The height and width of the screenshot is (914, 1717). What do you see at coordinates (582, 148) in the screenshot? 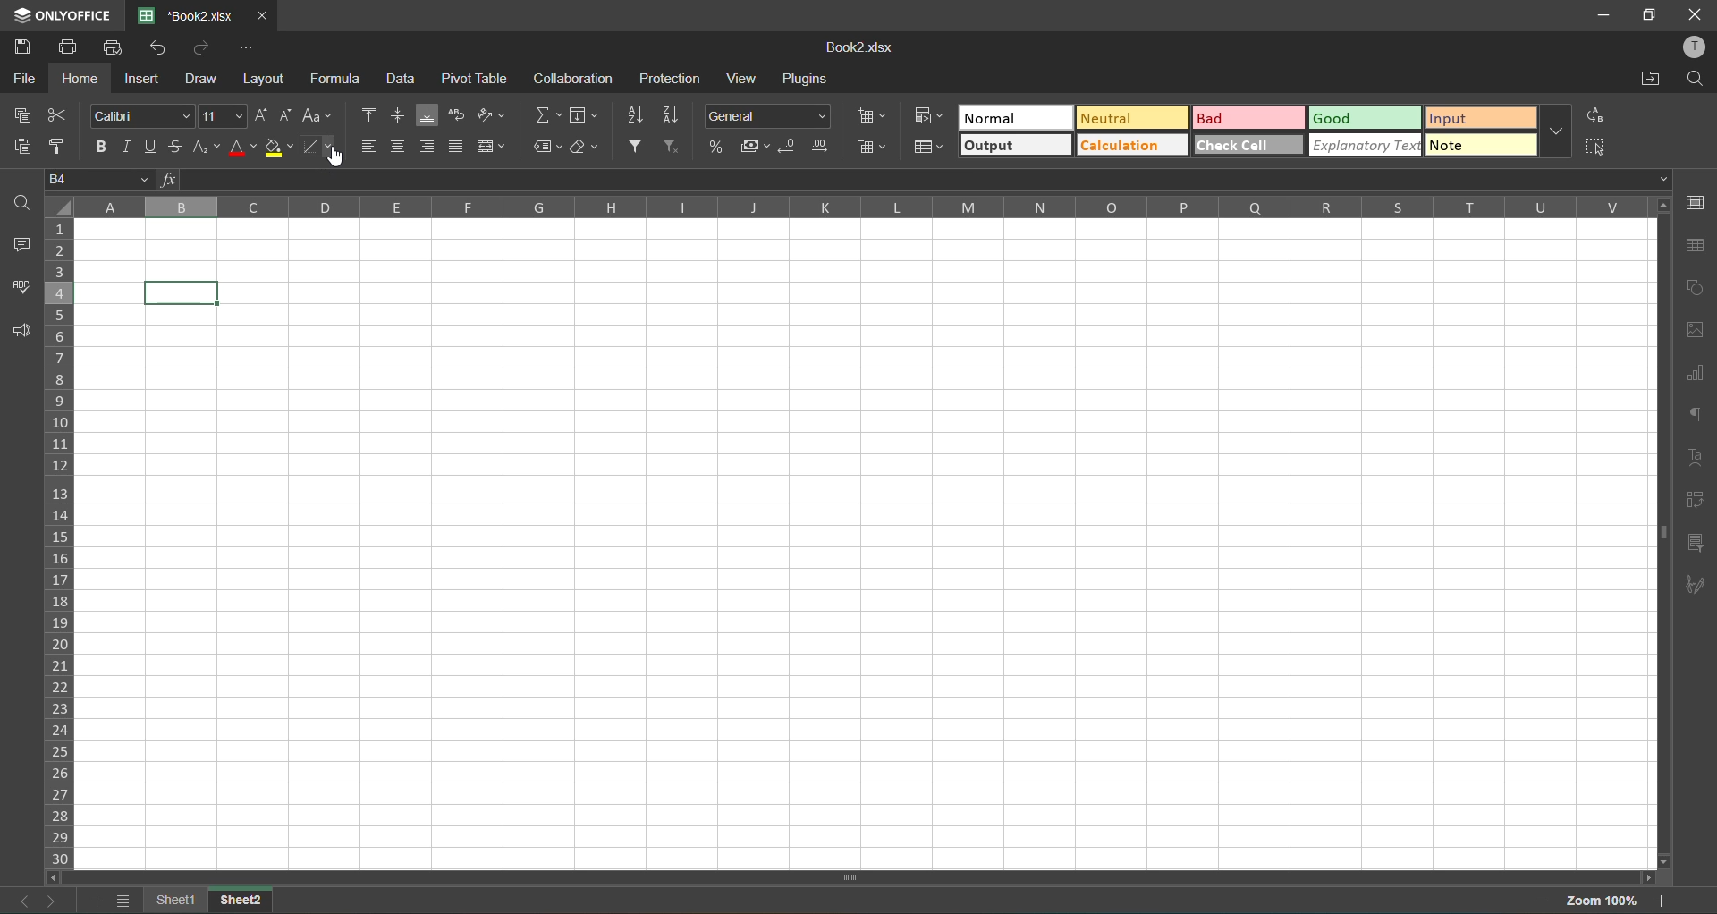
I see `clear` at bounding box center [582, 148].